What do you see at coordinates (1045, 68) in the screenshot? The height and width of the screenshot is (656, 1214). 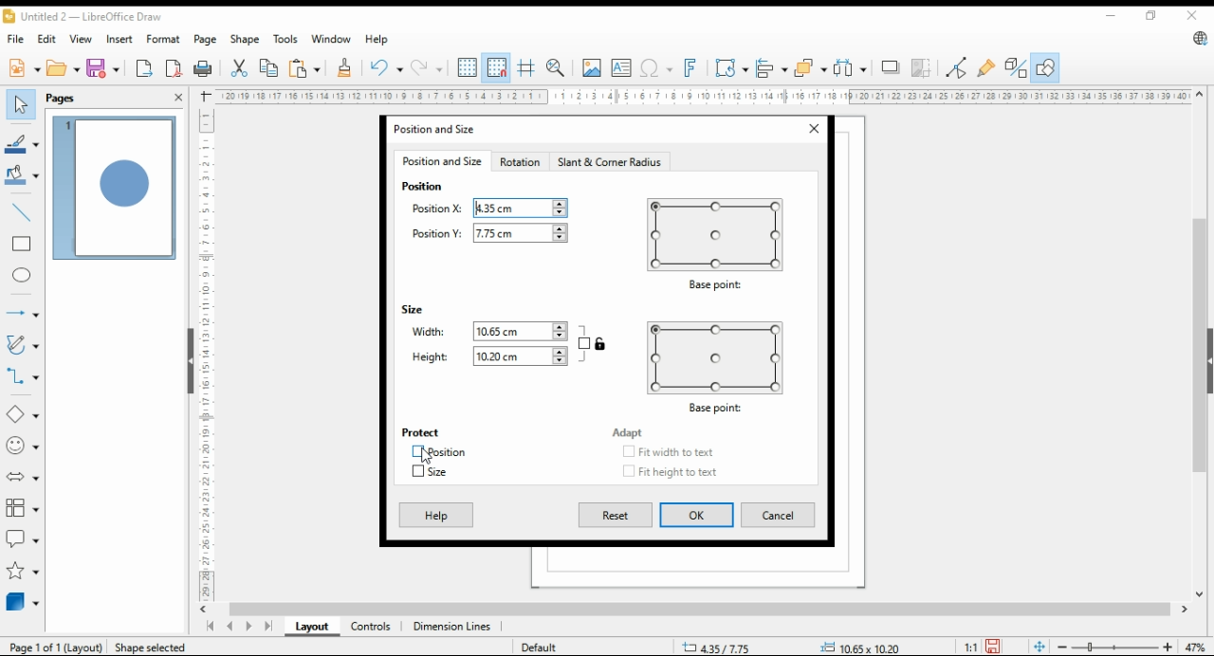 I see `show draw functions` at bounding box center [1045, 68].